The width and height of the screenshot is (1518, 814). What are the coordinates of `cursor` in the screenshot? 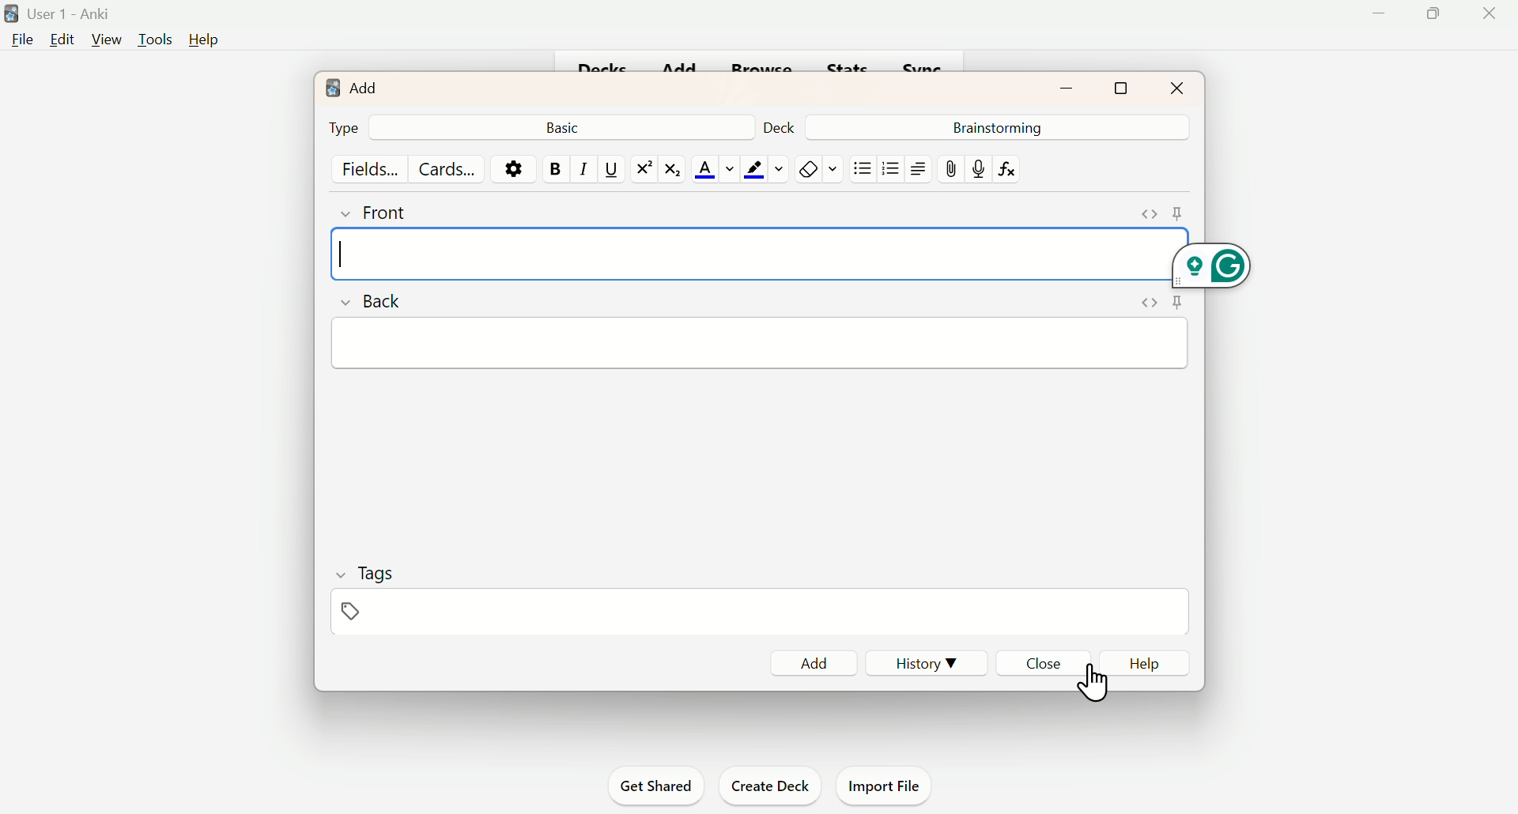 It's located at (340, 252).